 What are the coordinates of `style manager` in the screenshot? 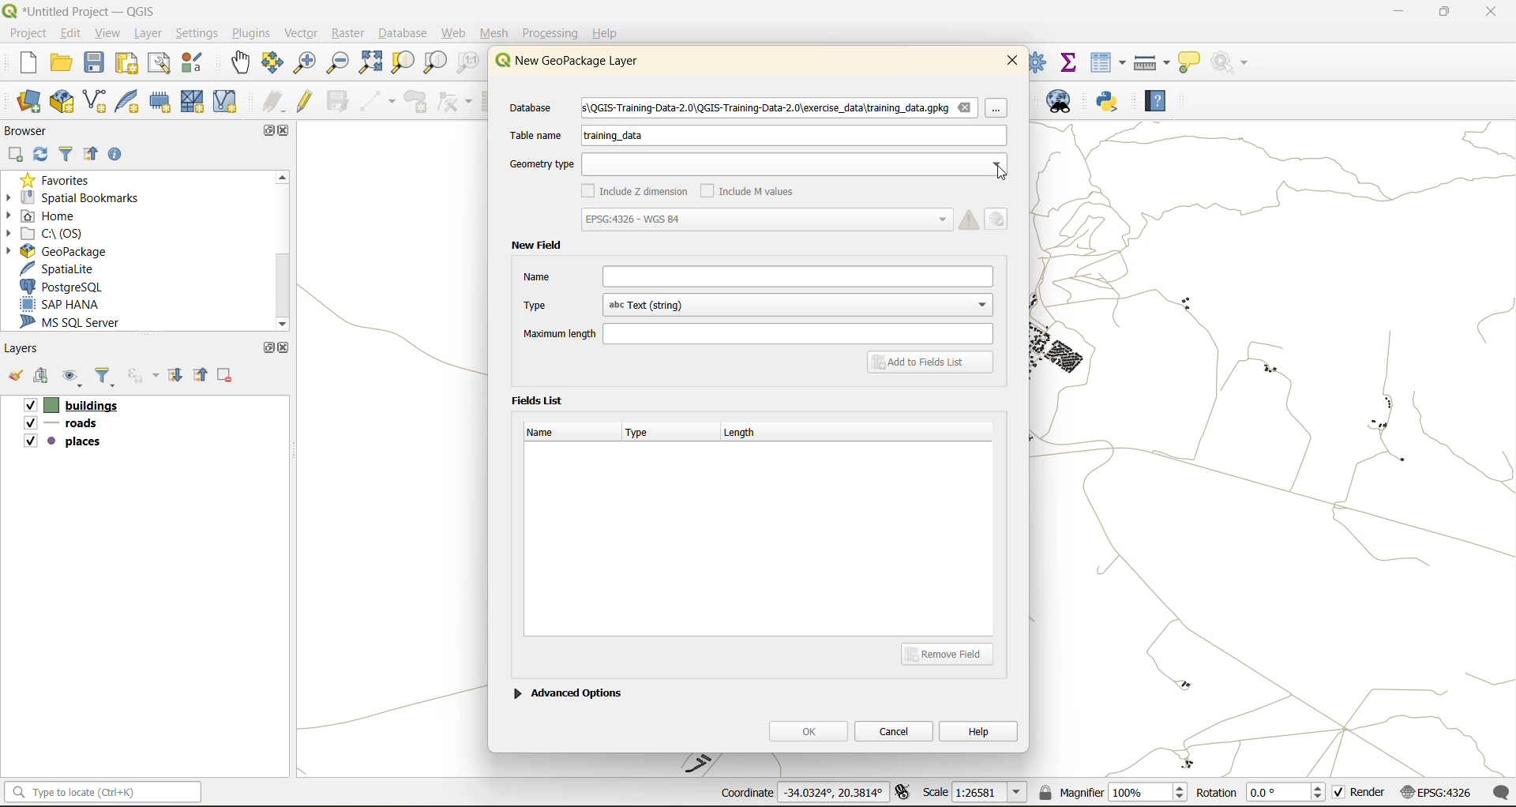 It's located at (194, 63).